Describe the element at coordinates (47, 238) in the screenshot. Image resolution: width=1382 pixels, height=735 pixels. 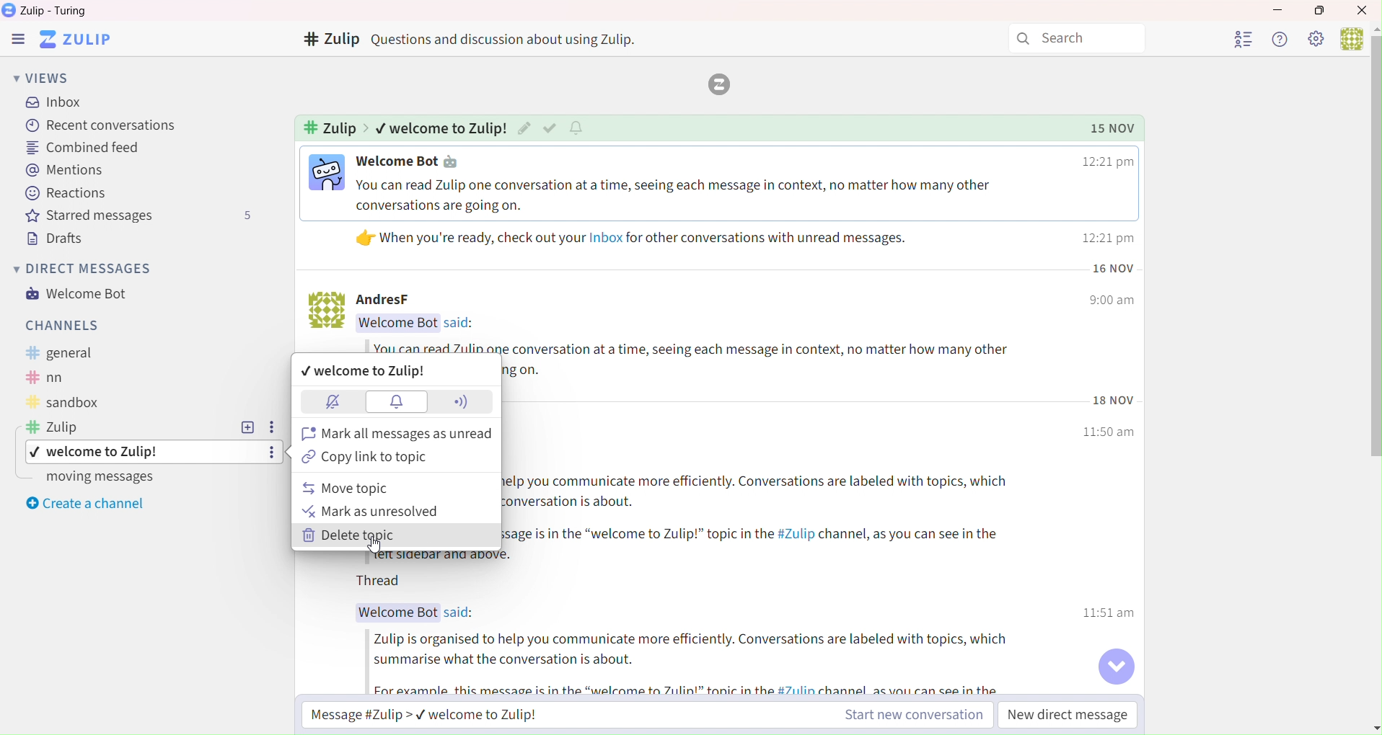
I see `Drafts` at that location.